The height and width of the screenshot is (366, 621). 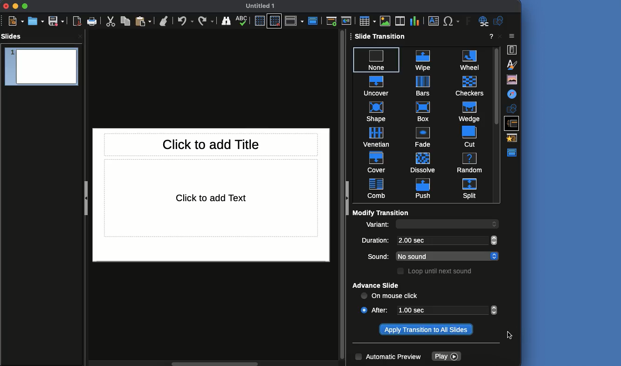 I want to click on Modify transition, so click(x=382, y=212).